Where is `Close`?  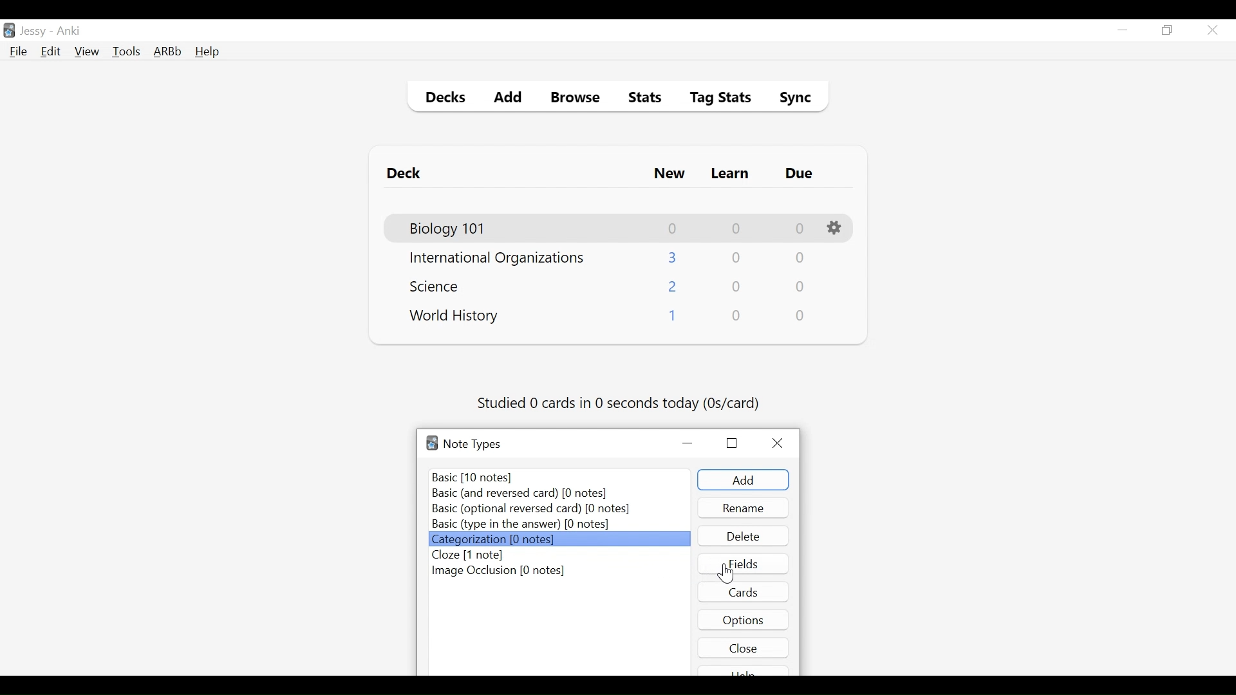 Close is located at coordinates (1212, 30).